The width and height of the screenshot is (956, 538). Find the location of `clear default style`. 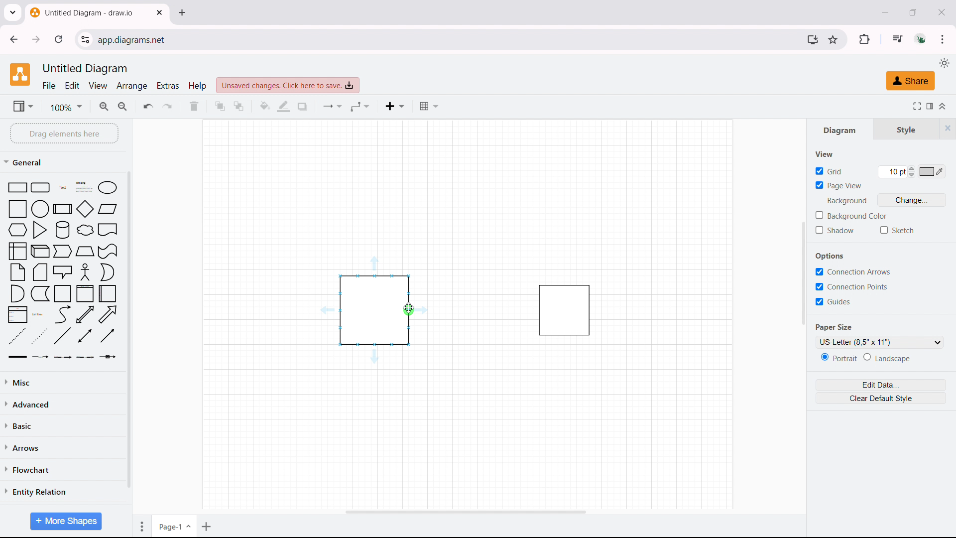

clear default style is located at coordinates (880, 398).